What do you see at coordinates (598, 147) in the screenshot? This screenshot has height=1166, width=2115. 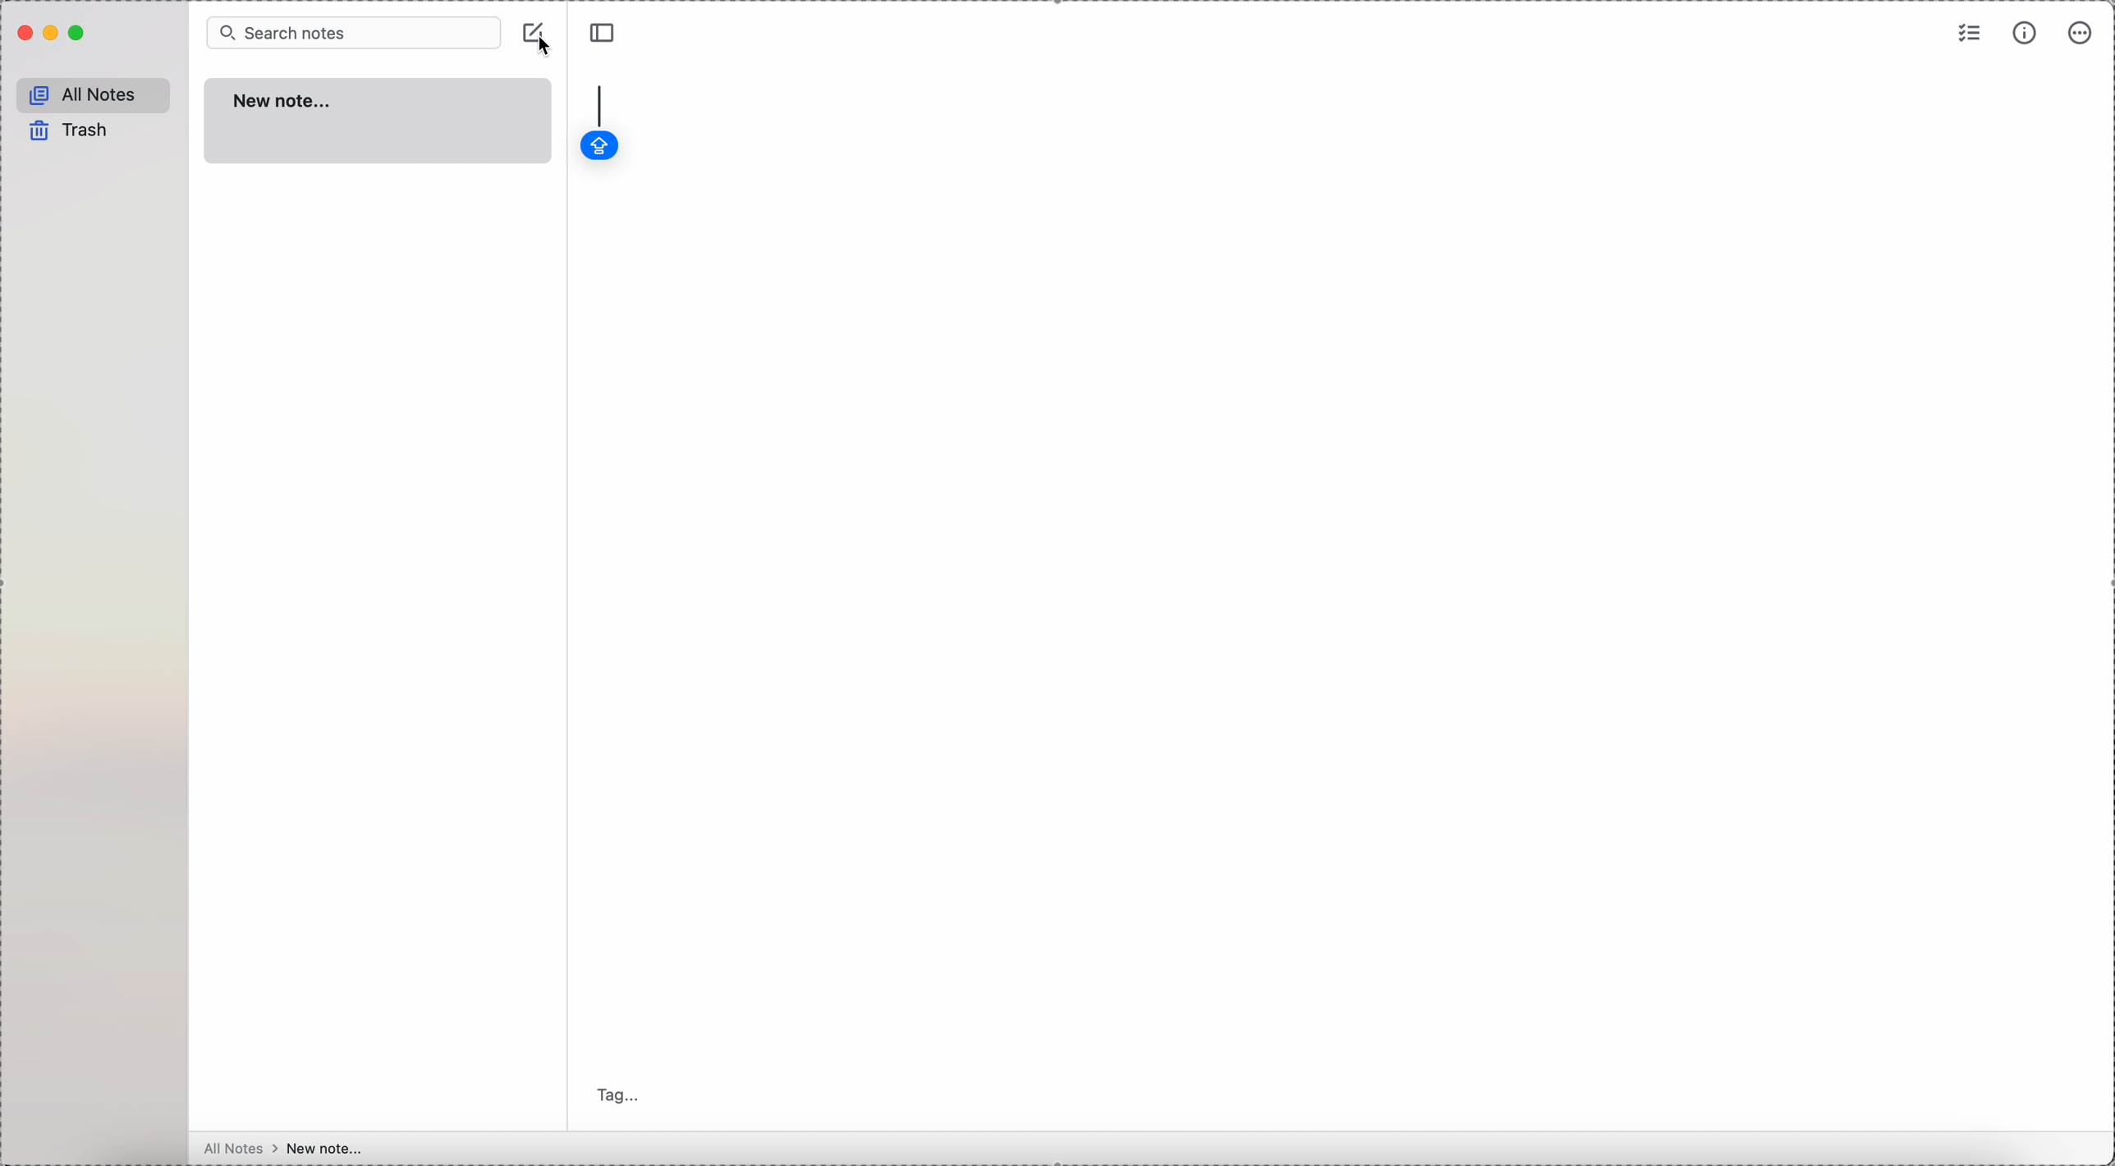 I see `mayusc on` at bounding box center [598, 147].